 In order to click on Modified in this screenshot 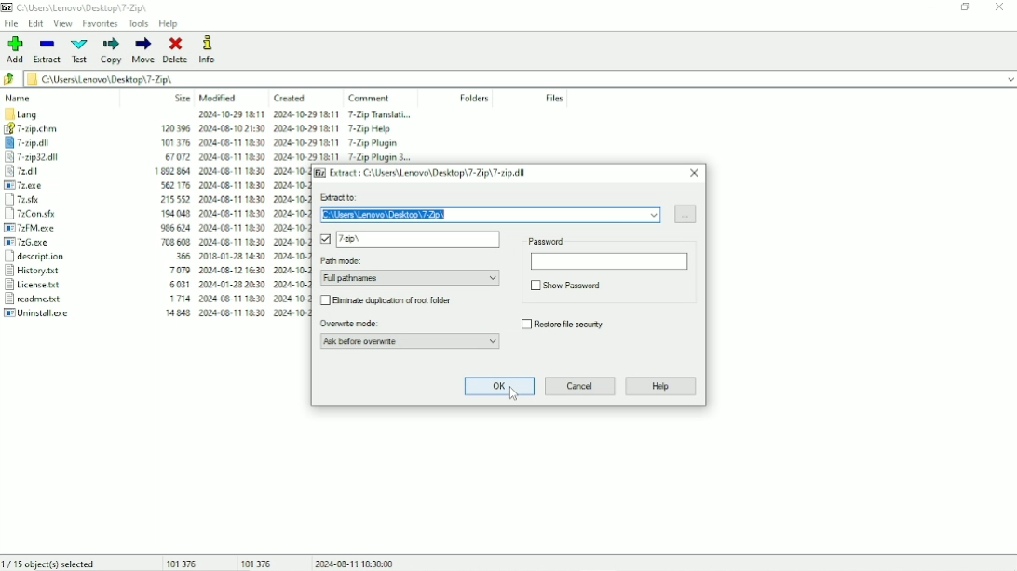, I will do `click(219, 98)`.